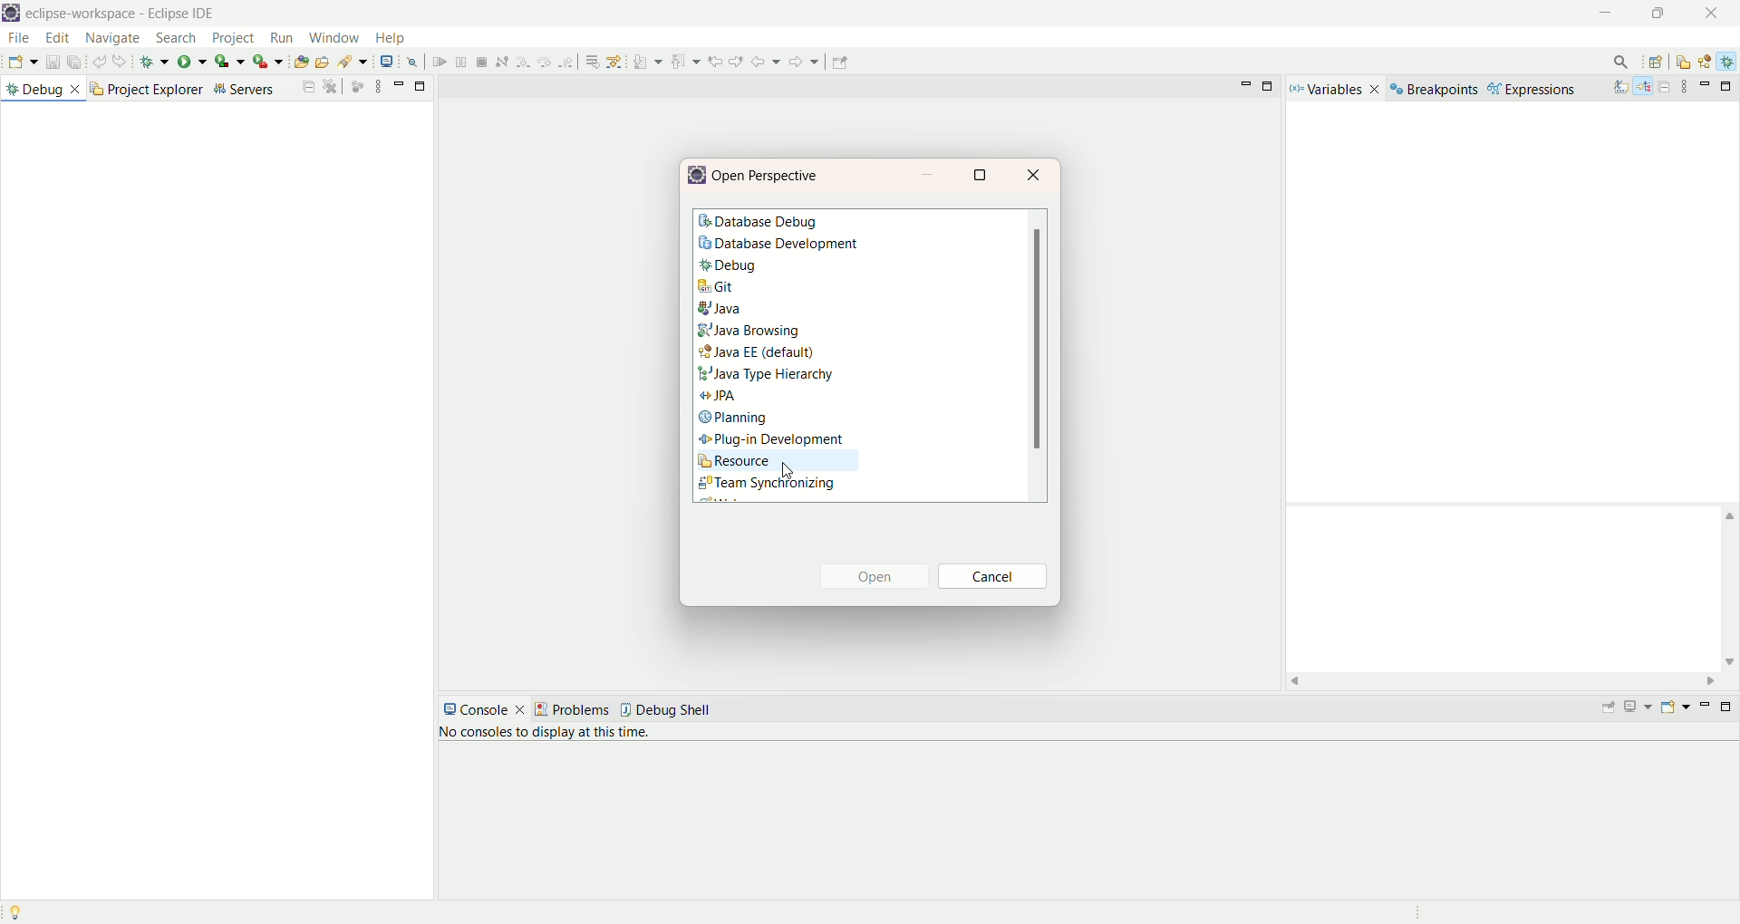 The width and height of the screenshot is (1740, 924). Describe the element at coordinates (1534, 91) in the screenshot. I see `expressions` at that location.